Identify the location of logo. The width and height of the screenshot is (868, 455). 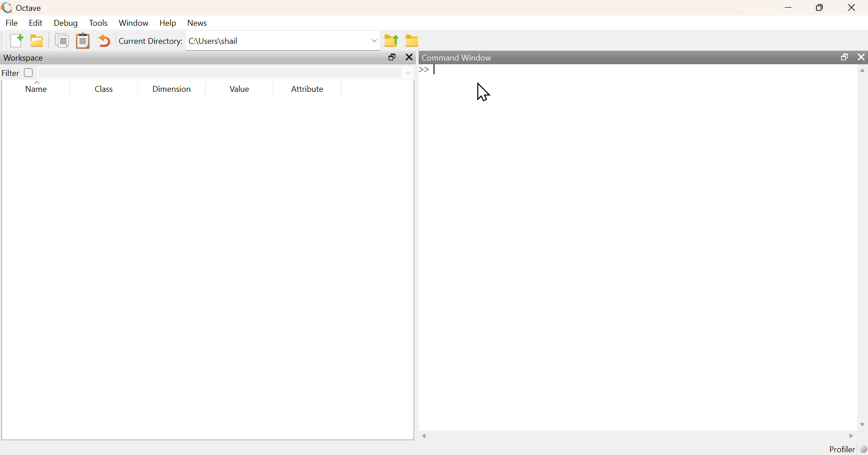
(7, 7).